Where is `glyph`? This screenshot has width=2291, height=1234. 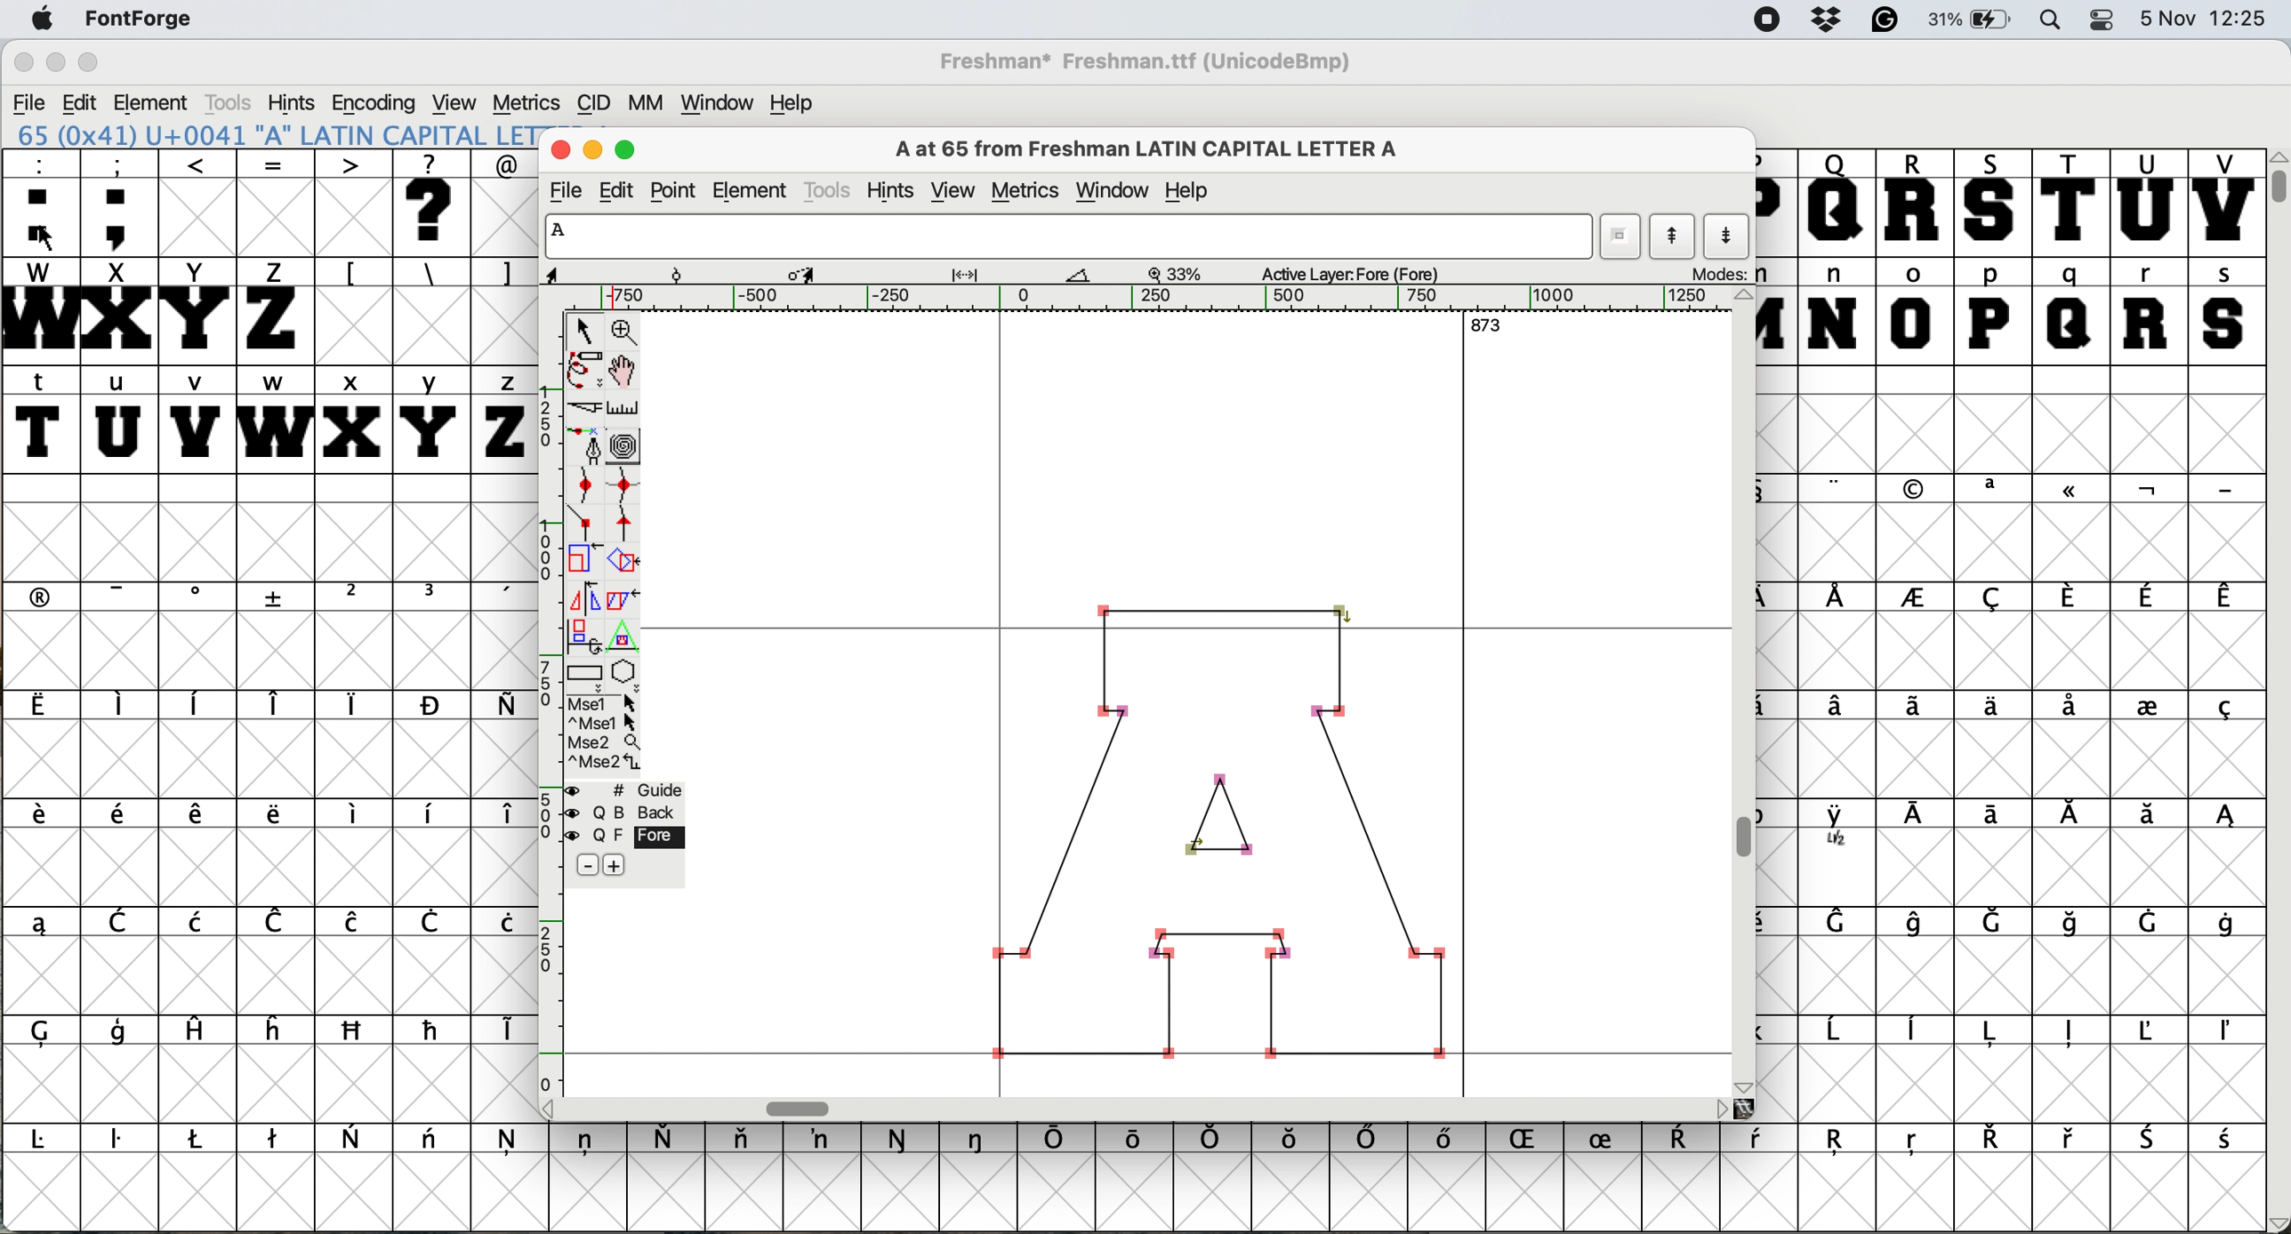 glyph is located at coordinates (1065, 236).